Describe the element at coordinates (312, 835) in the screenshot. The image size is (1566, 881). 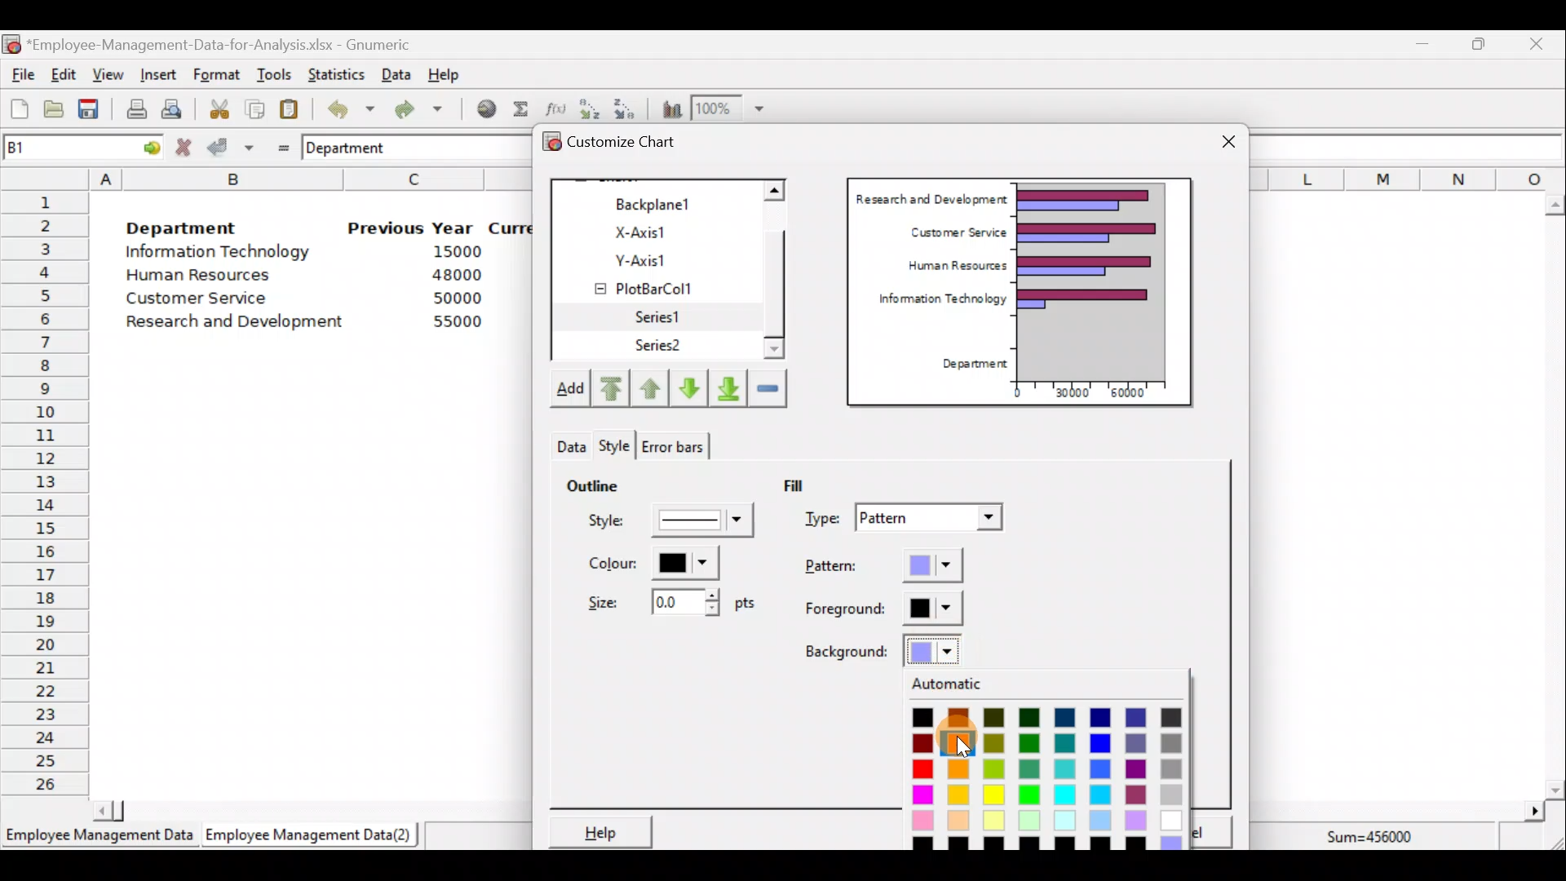
I see `Employee Management Data (2)` at that location.